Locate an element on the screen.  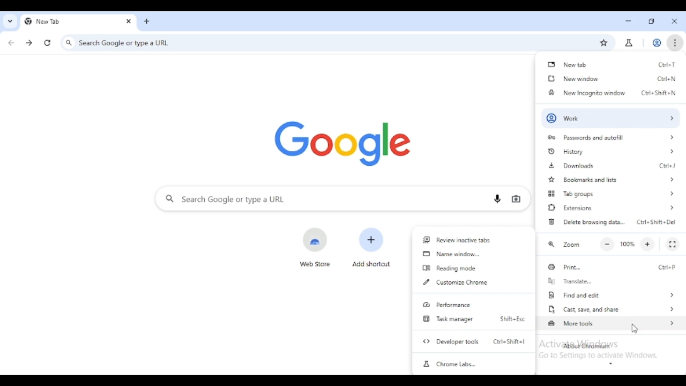
shortcut for task manager is located at coordinates (512, 319).